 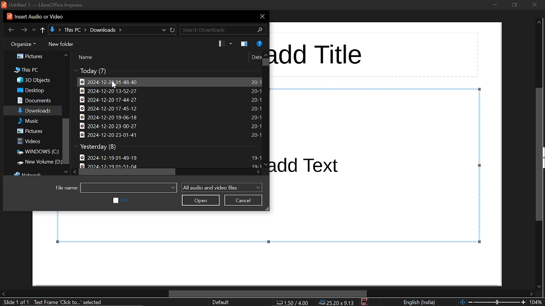 I want to click on move up, so click(x=266, y=54).